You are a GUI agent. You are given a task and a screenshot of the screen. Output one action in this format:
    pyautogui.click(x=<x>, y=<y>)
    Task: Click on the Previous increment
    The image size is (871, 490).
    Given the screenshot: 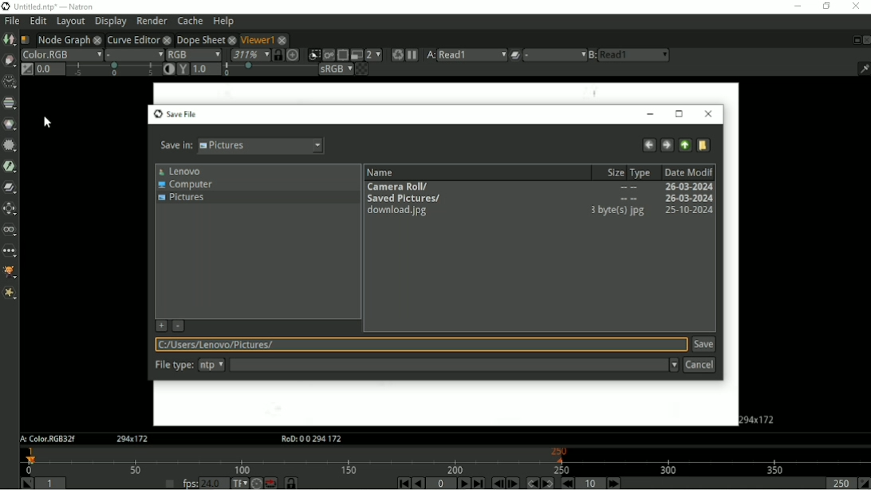 What is the action you would take?
    pyautogui.click(x=567, y=484)
    